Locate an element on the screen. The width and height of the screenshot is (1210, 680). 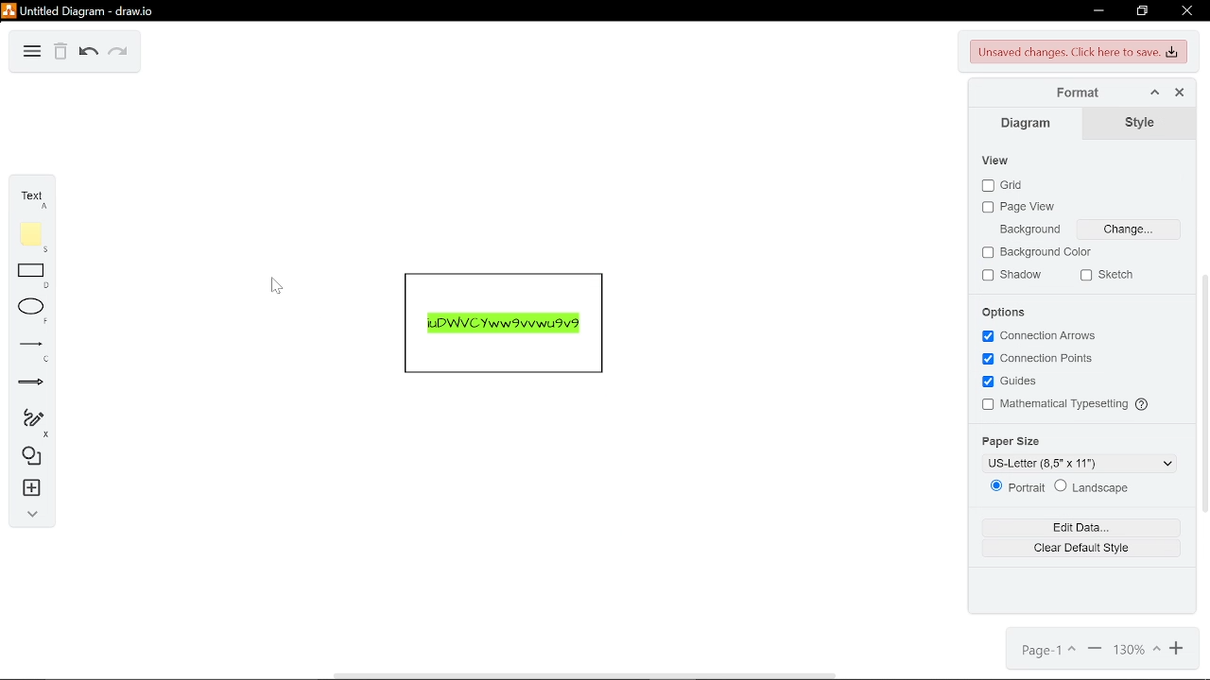
connection arrows is located at coordinates (1038, 335).